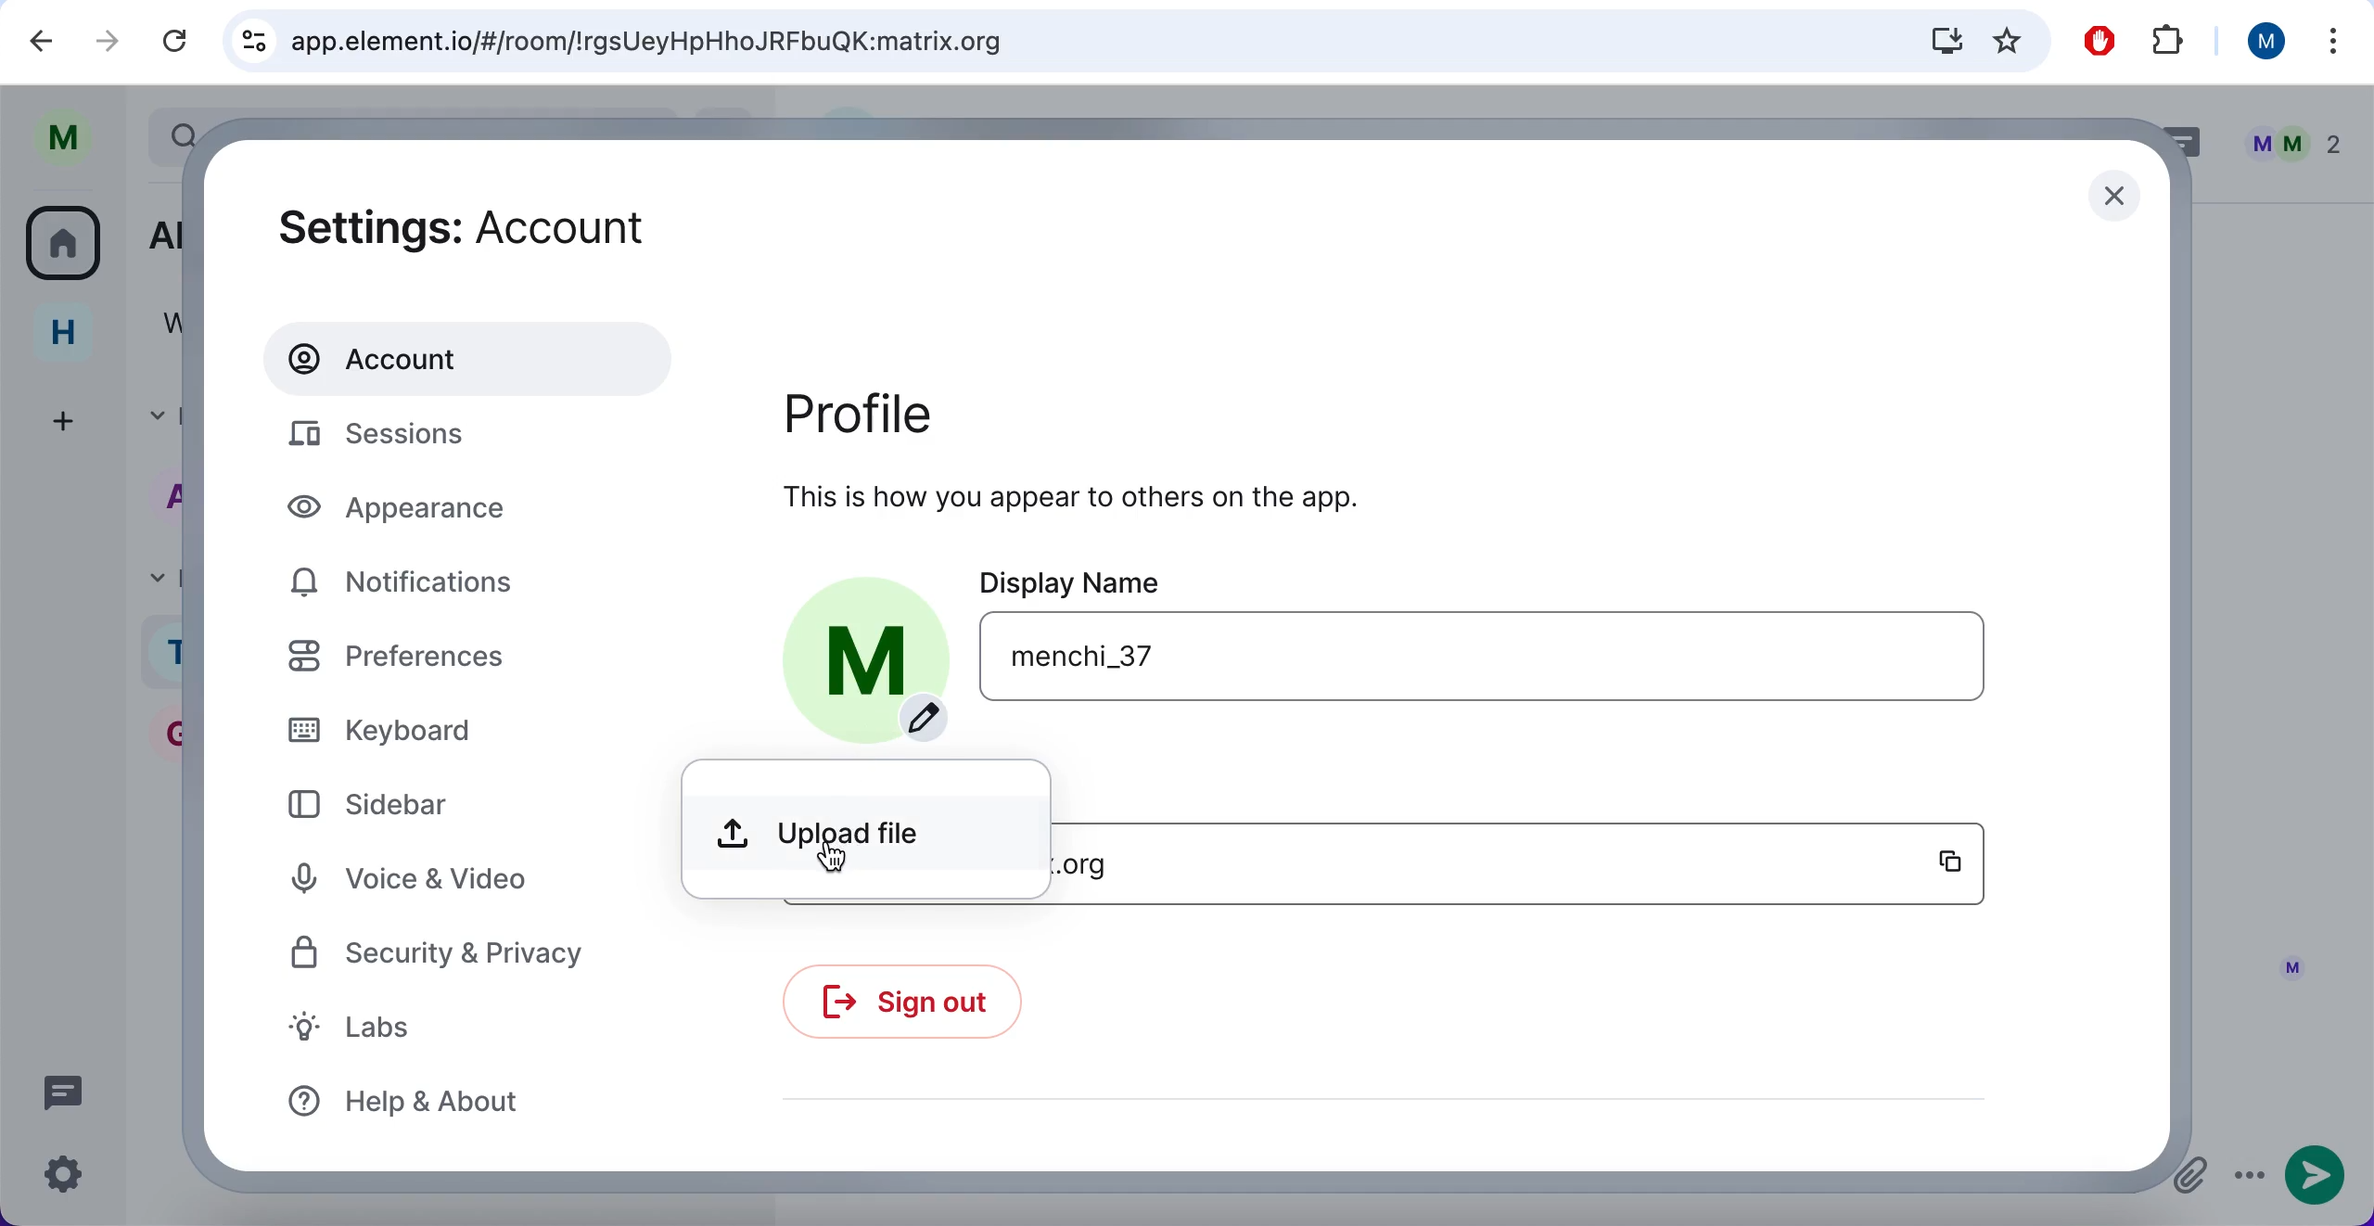 The width and height of the screenshot is (2374, 1226). Describe the element at coordinates (2332, 40) in the screenshot. I see `more options` at that location.